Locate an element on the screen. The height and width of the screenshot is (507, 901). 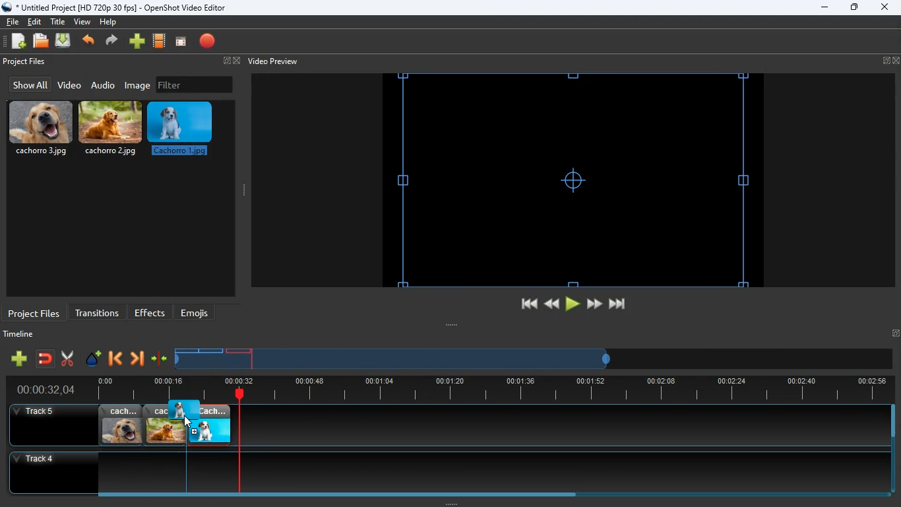
cachorro.2.jpg is located at coordinates (111, 131).